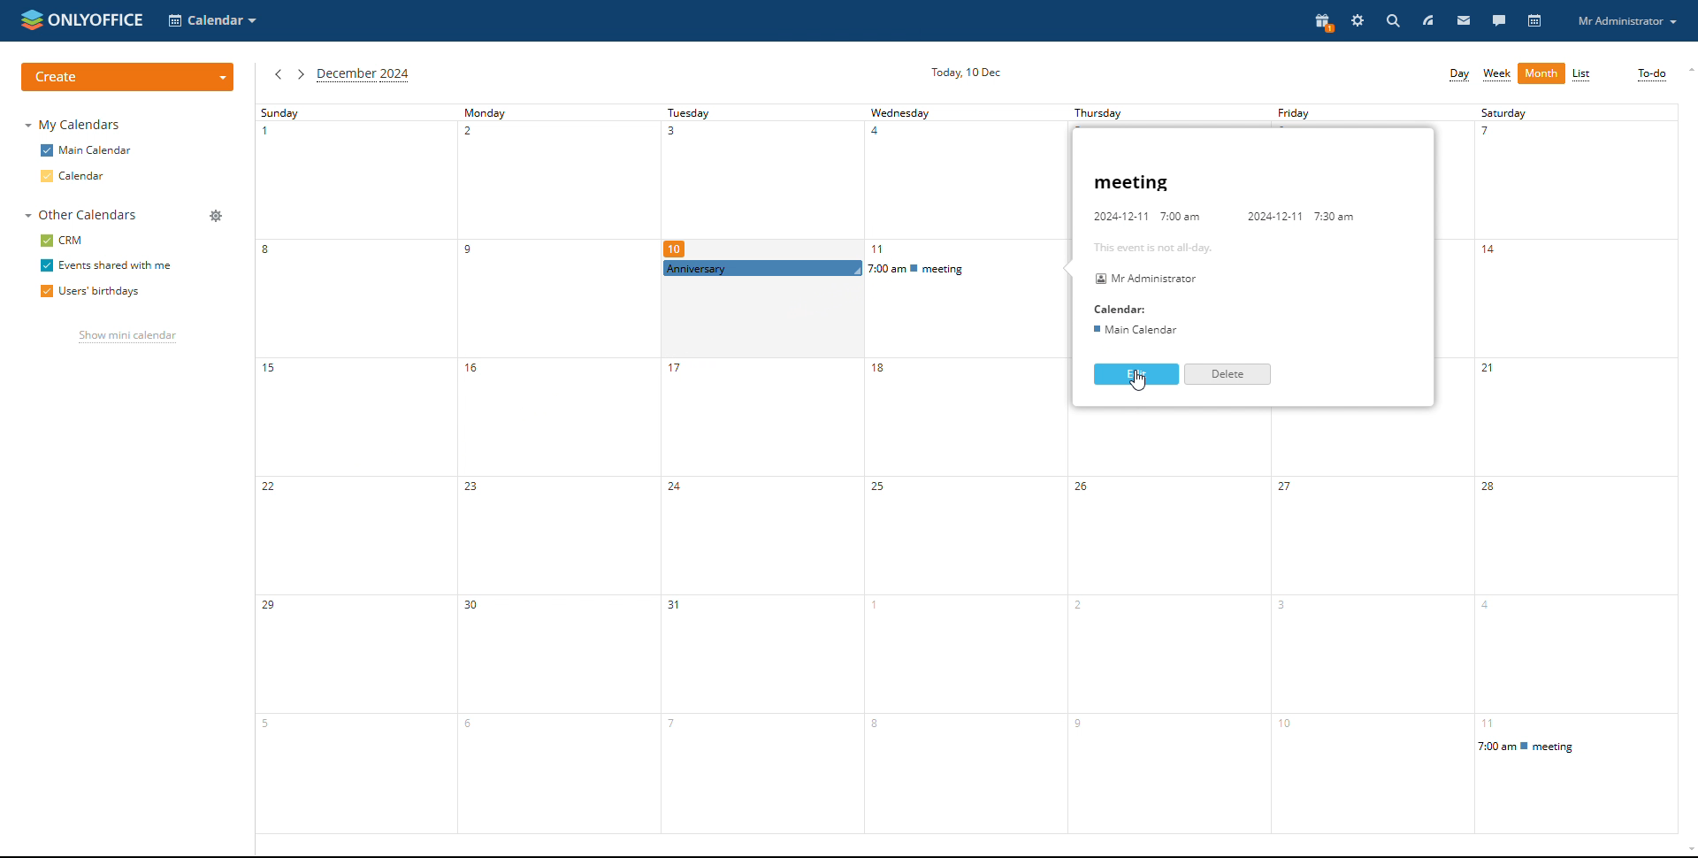  Describe the element at coordinates (129, 75) in the screenshot. I see `create` at that location.